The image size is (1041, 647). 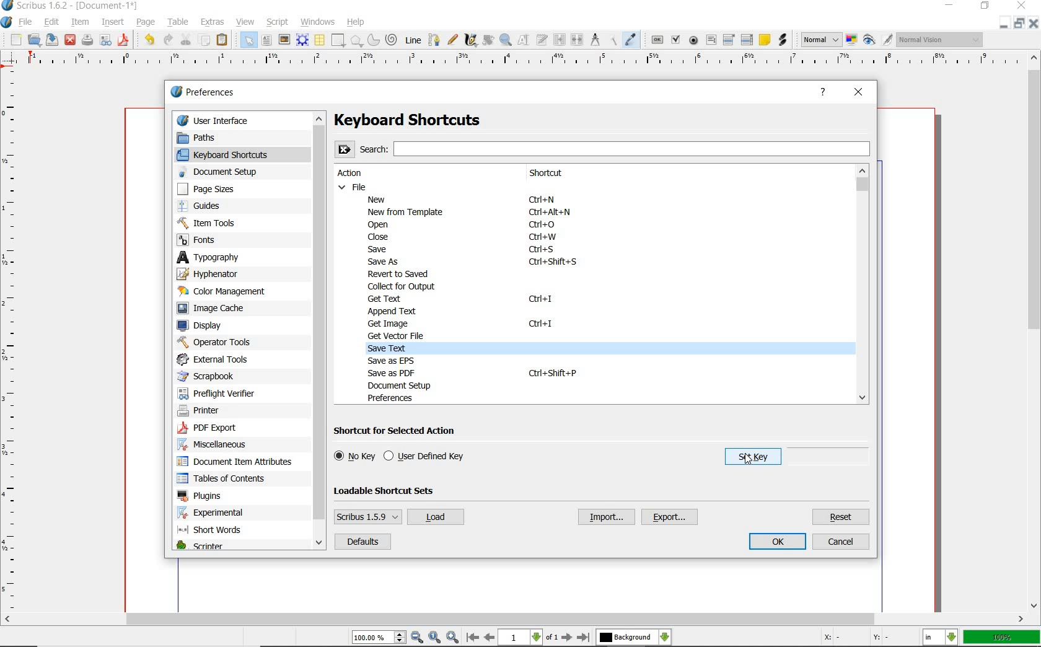 What do you see at coordinates (675, 39) in the screenshot?
I see `pdf check box` at bounding box center [675, 39].